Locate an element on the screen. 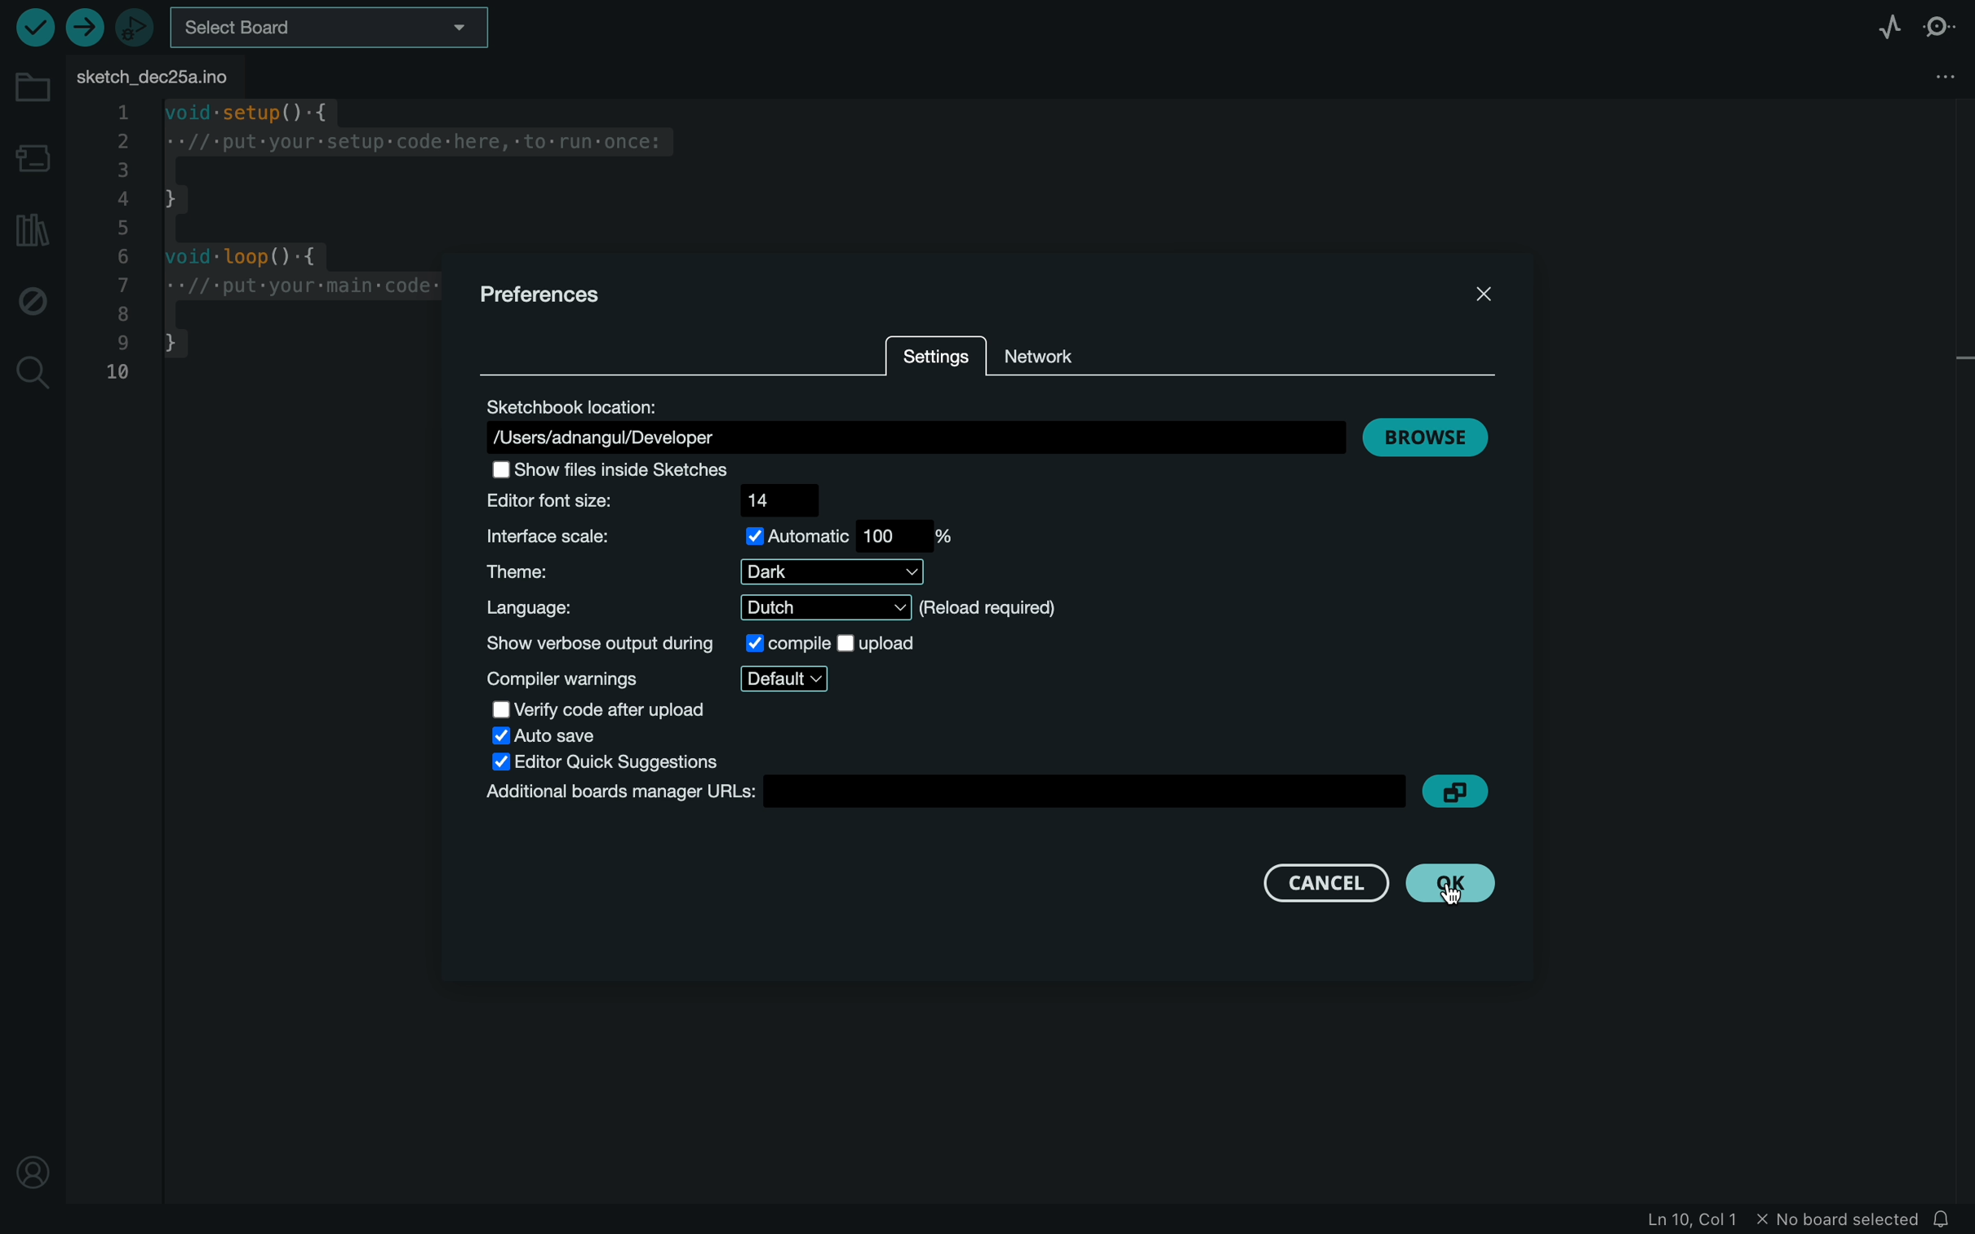  search is located at coordinates (33, 375).